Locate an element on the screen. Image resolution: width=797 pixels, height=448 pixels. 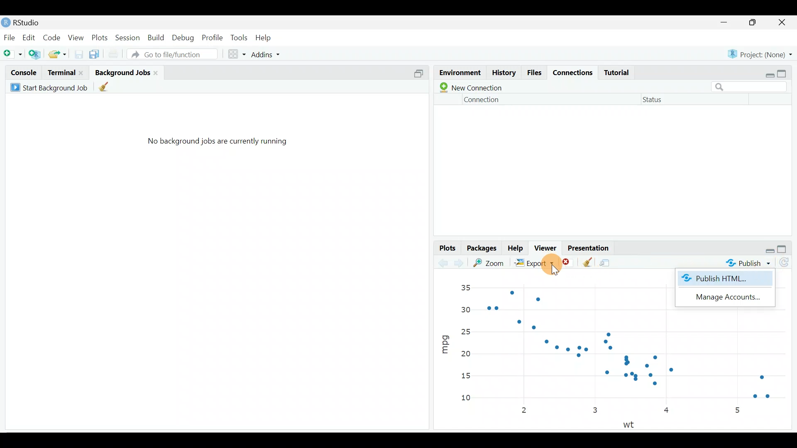
show in new window is located at coordinates (608, 261).